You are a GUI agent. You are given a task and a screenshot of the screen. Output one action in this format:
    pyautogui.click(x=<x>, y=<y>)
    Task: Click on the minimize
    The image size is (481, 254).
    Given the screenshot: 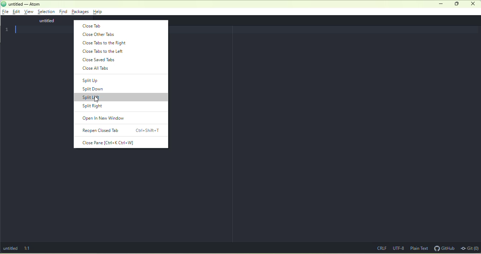 What is the action you would take?
    pyautogui.click(x=441, y=4)
    